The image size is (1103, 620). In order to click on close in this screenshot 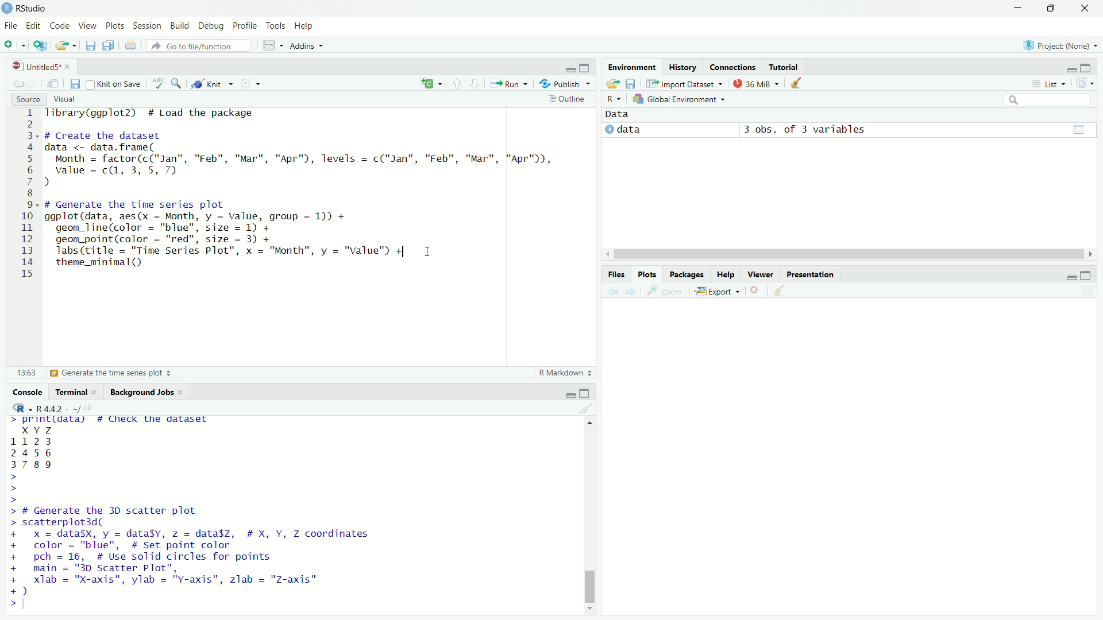, I will do `click(1086, 9)`.